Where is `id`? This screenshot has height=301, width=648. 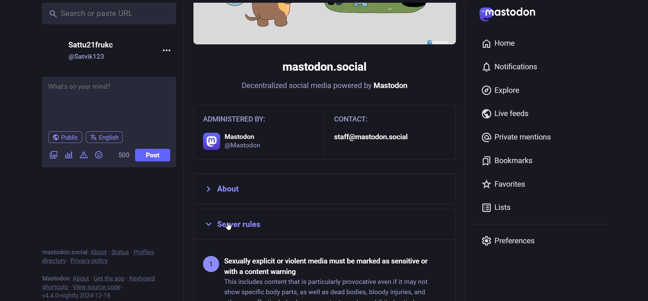 id is located at coordinates (88, 57).